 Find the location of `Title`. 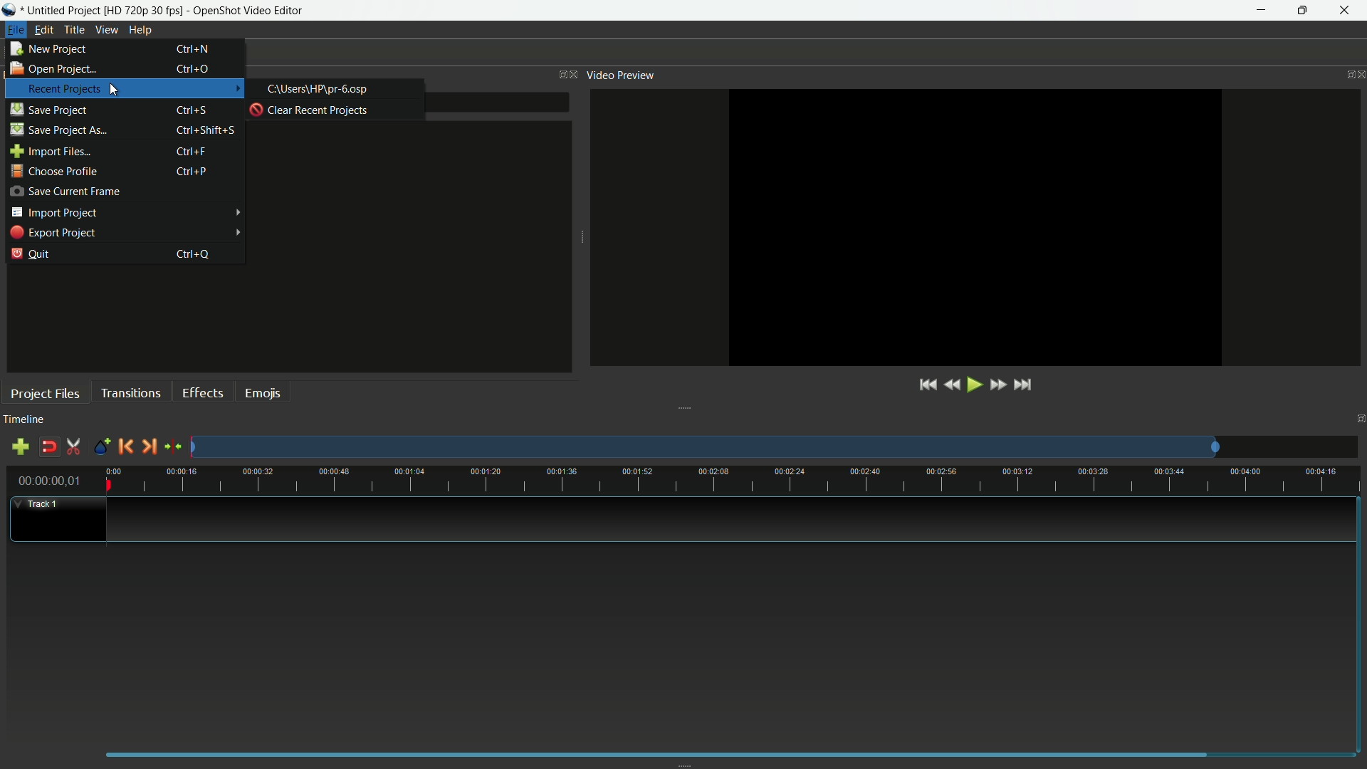

Title is located at coordinates (75, 31).